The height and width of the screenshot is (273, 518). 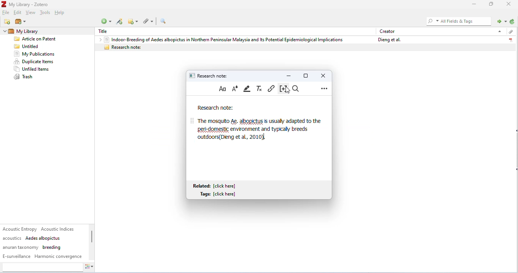 I want to click on drop down, so click(x=99, y=39).